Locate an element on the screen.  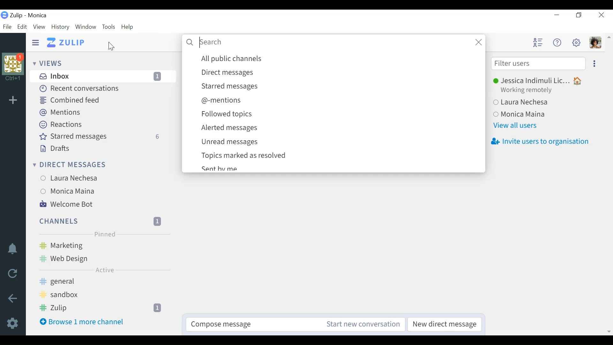
Sent by me is located at coordinates (221, 167).